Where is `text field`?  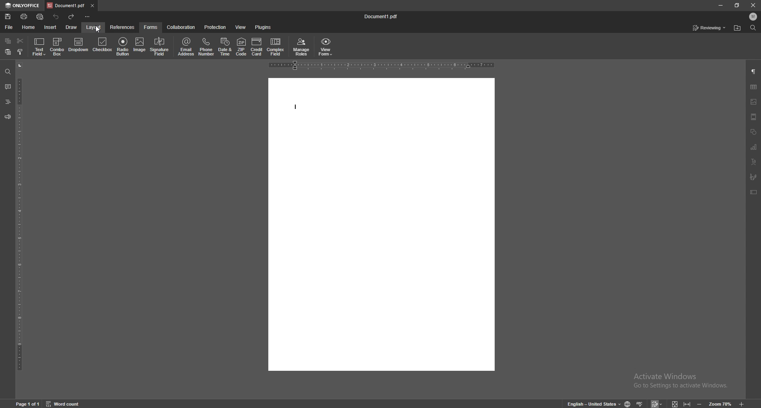 text field is located at coordinates (39, 47).